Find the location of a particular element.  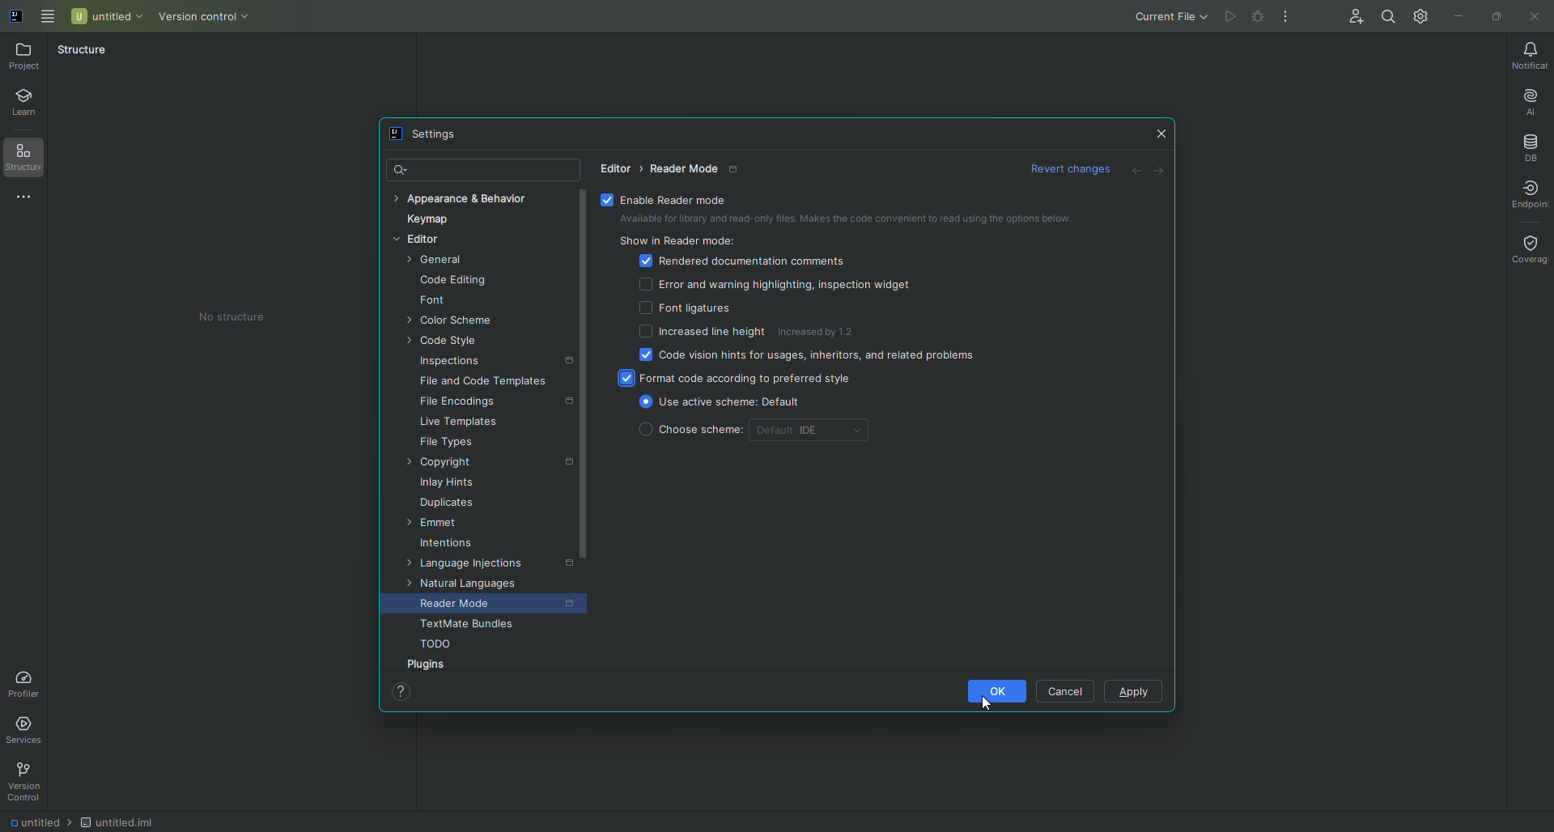

Available for library and read-only is located at coordinates (849, 220).